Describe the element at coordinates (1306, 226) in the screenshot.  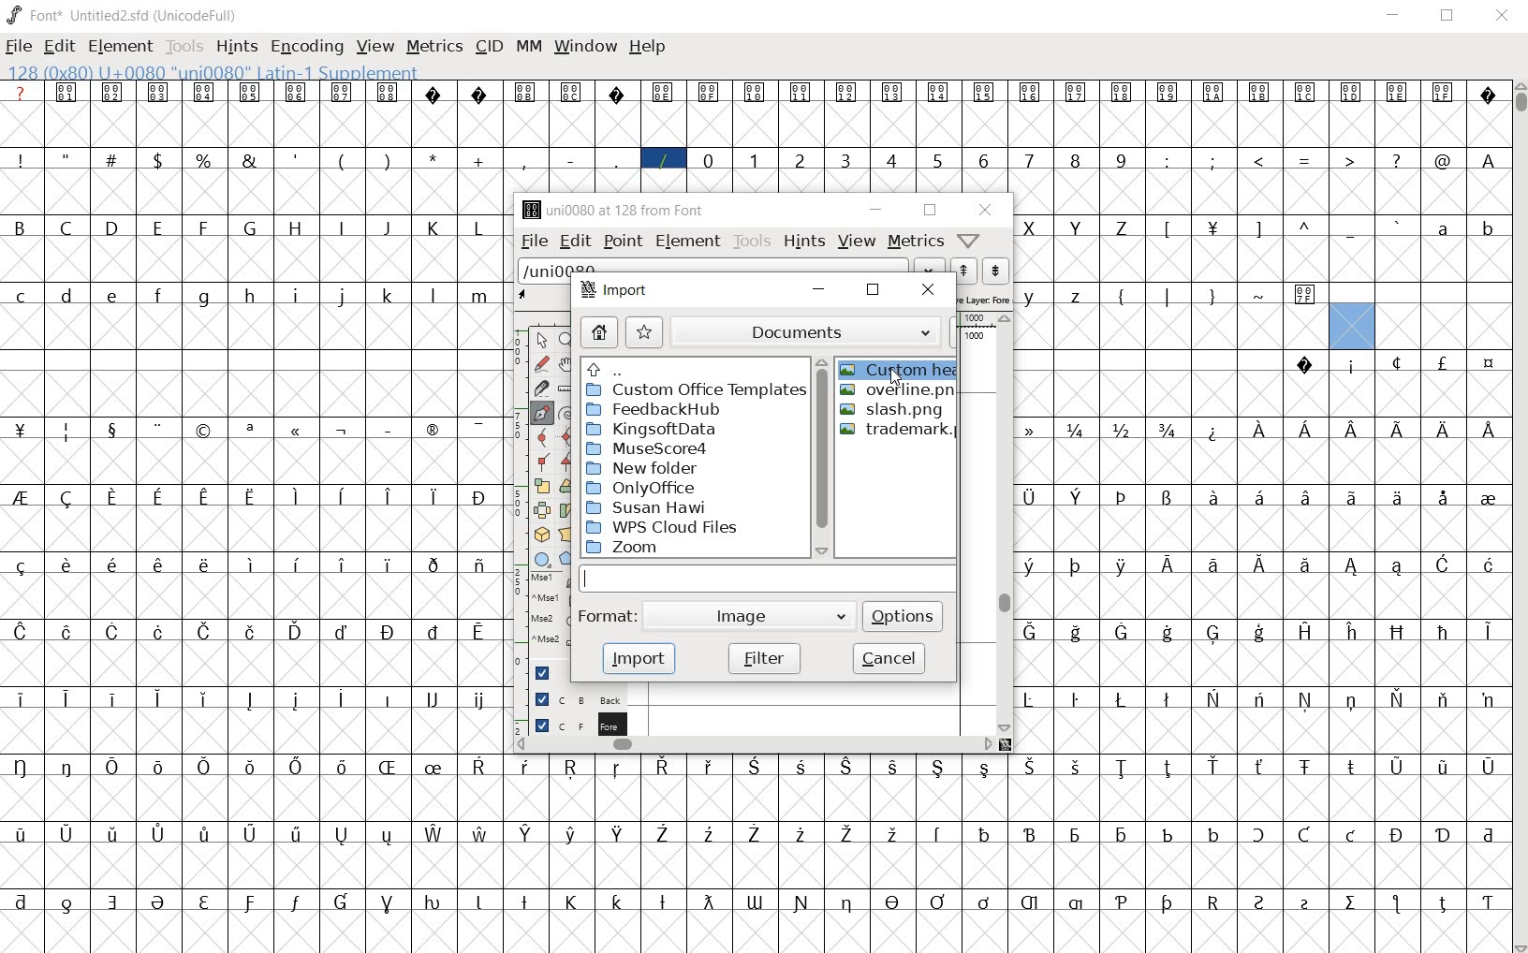
I see `glyph` at that location.